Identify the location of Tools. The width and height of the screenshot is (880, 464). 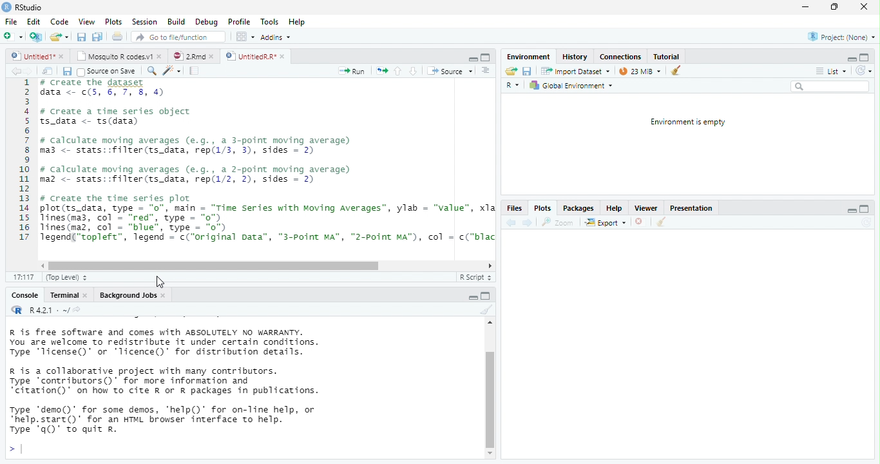
(270, 21).